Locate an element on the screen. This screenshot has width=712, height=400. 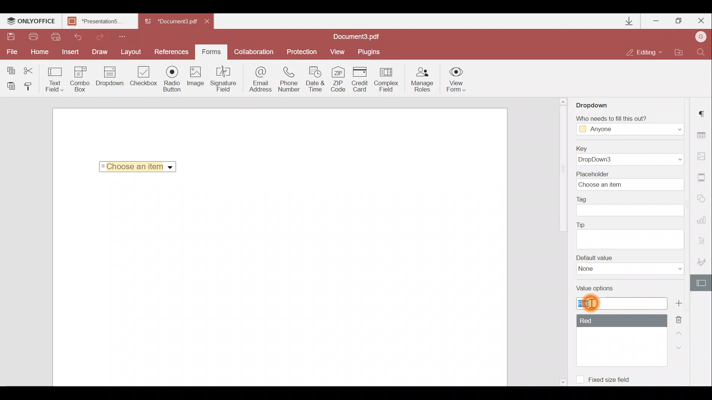
ONLYOFFICE is located at coordinates (32, 22).